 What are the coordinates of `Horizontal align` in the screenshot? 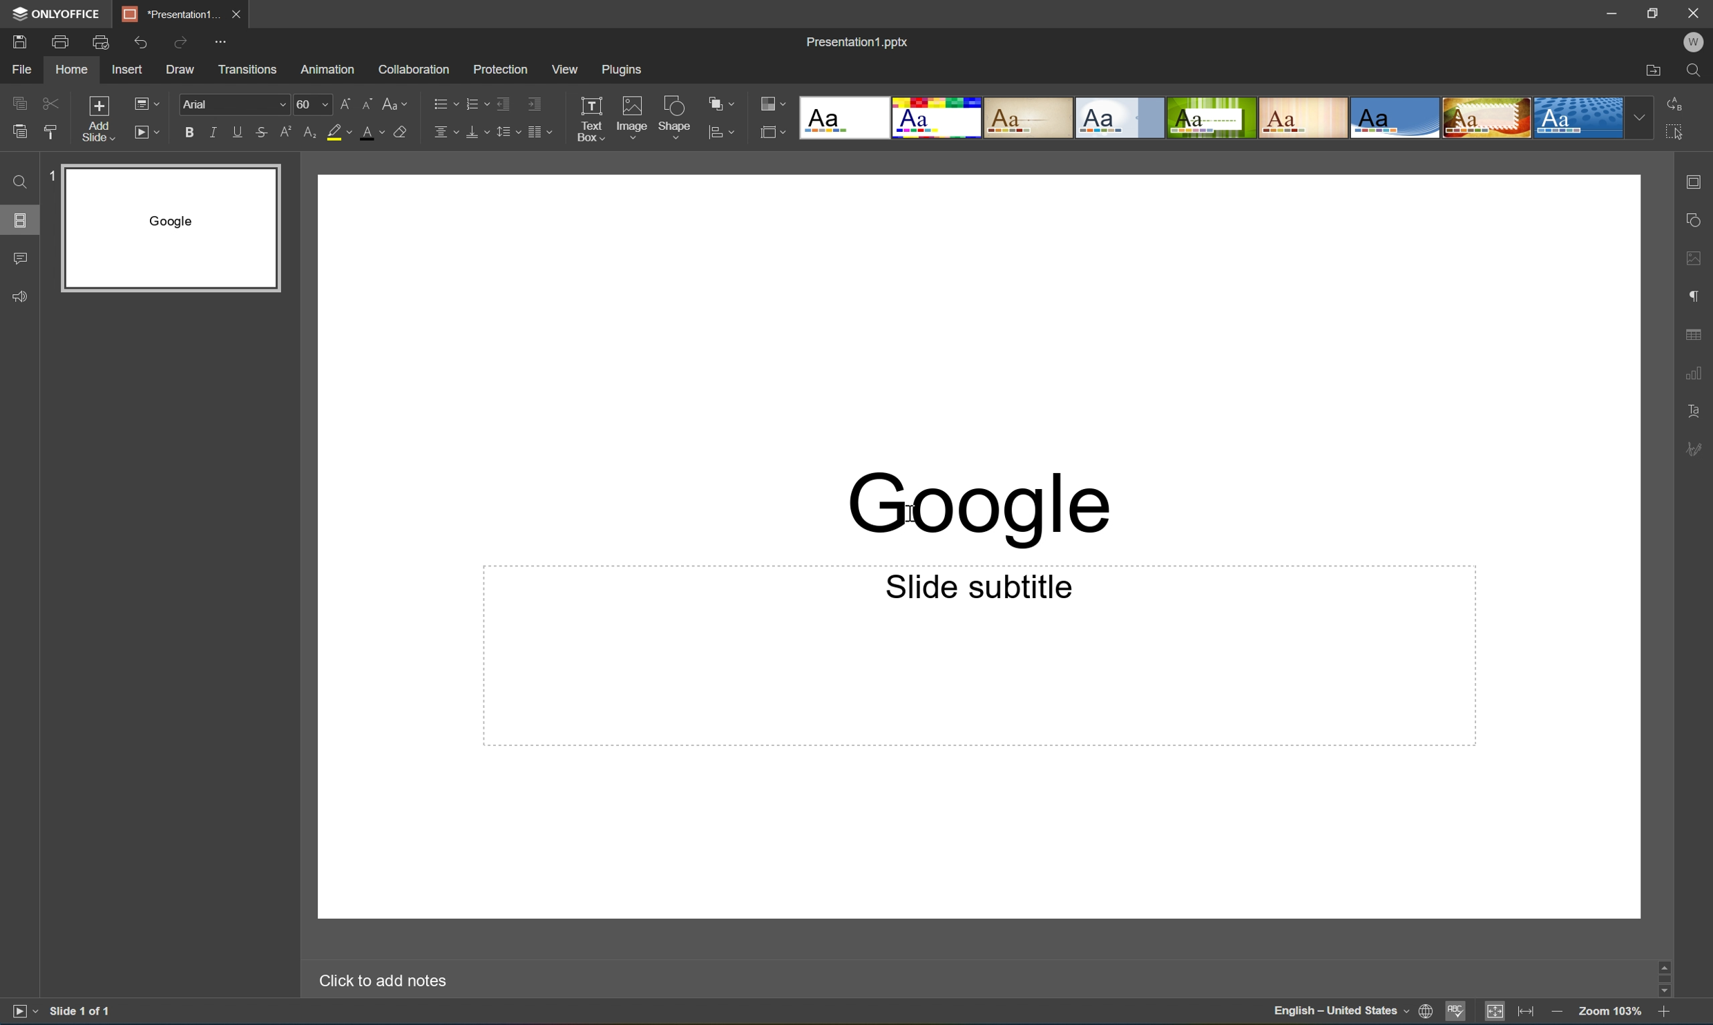 It's located at (447, 134).